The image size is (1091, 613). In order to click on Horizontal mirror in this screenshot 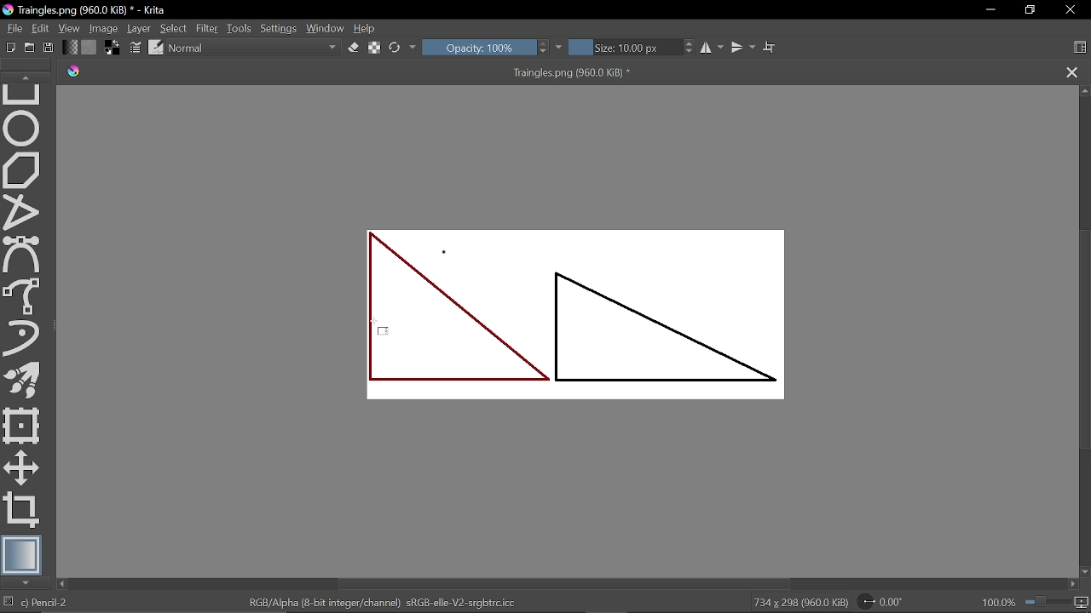, I will do `click(710, 49)`.